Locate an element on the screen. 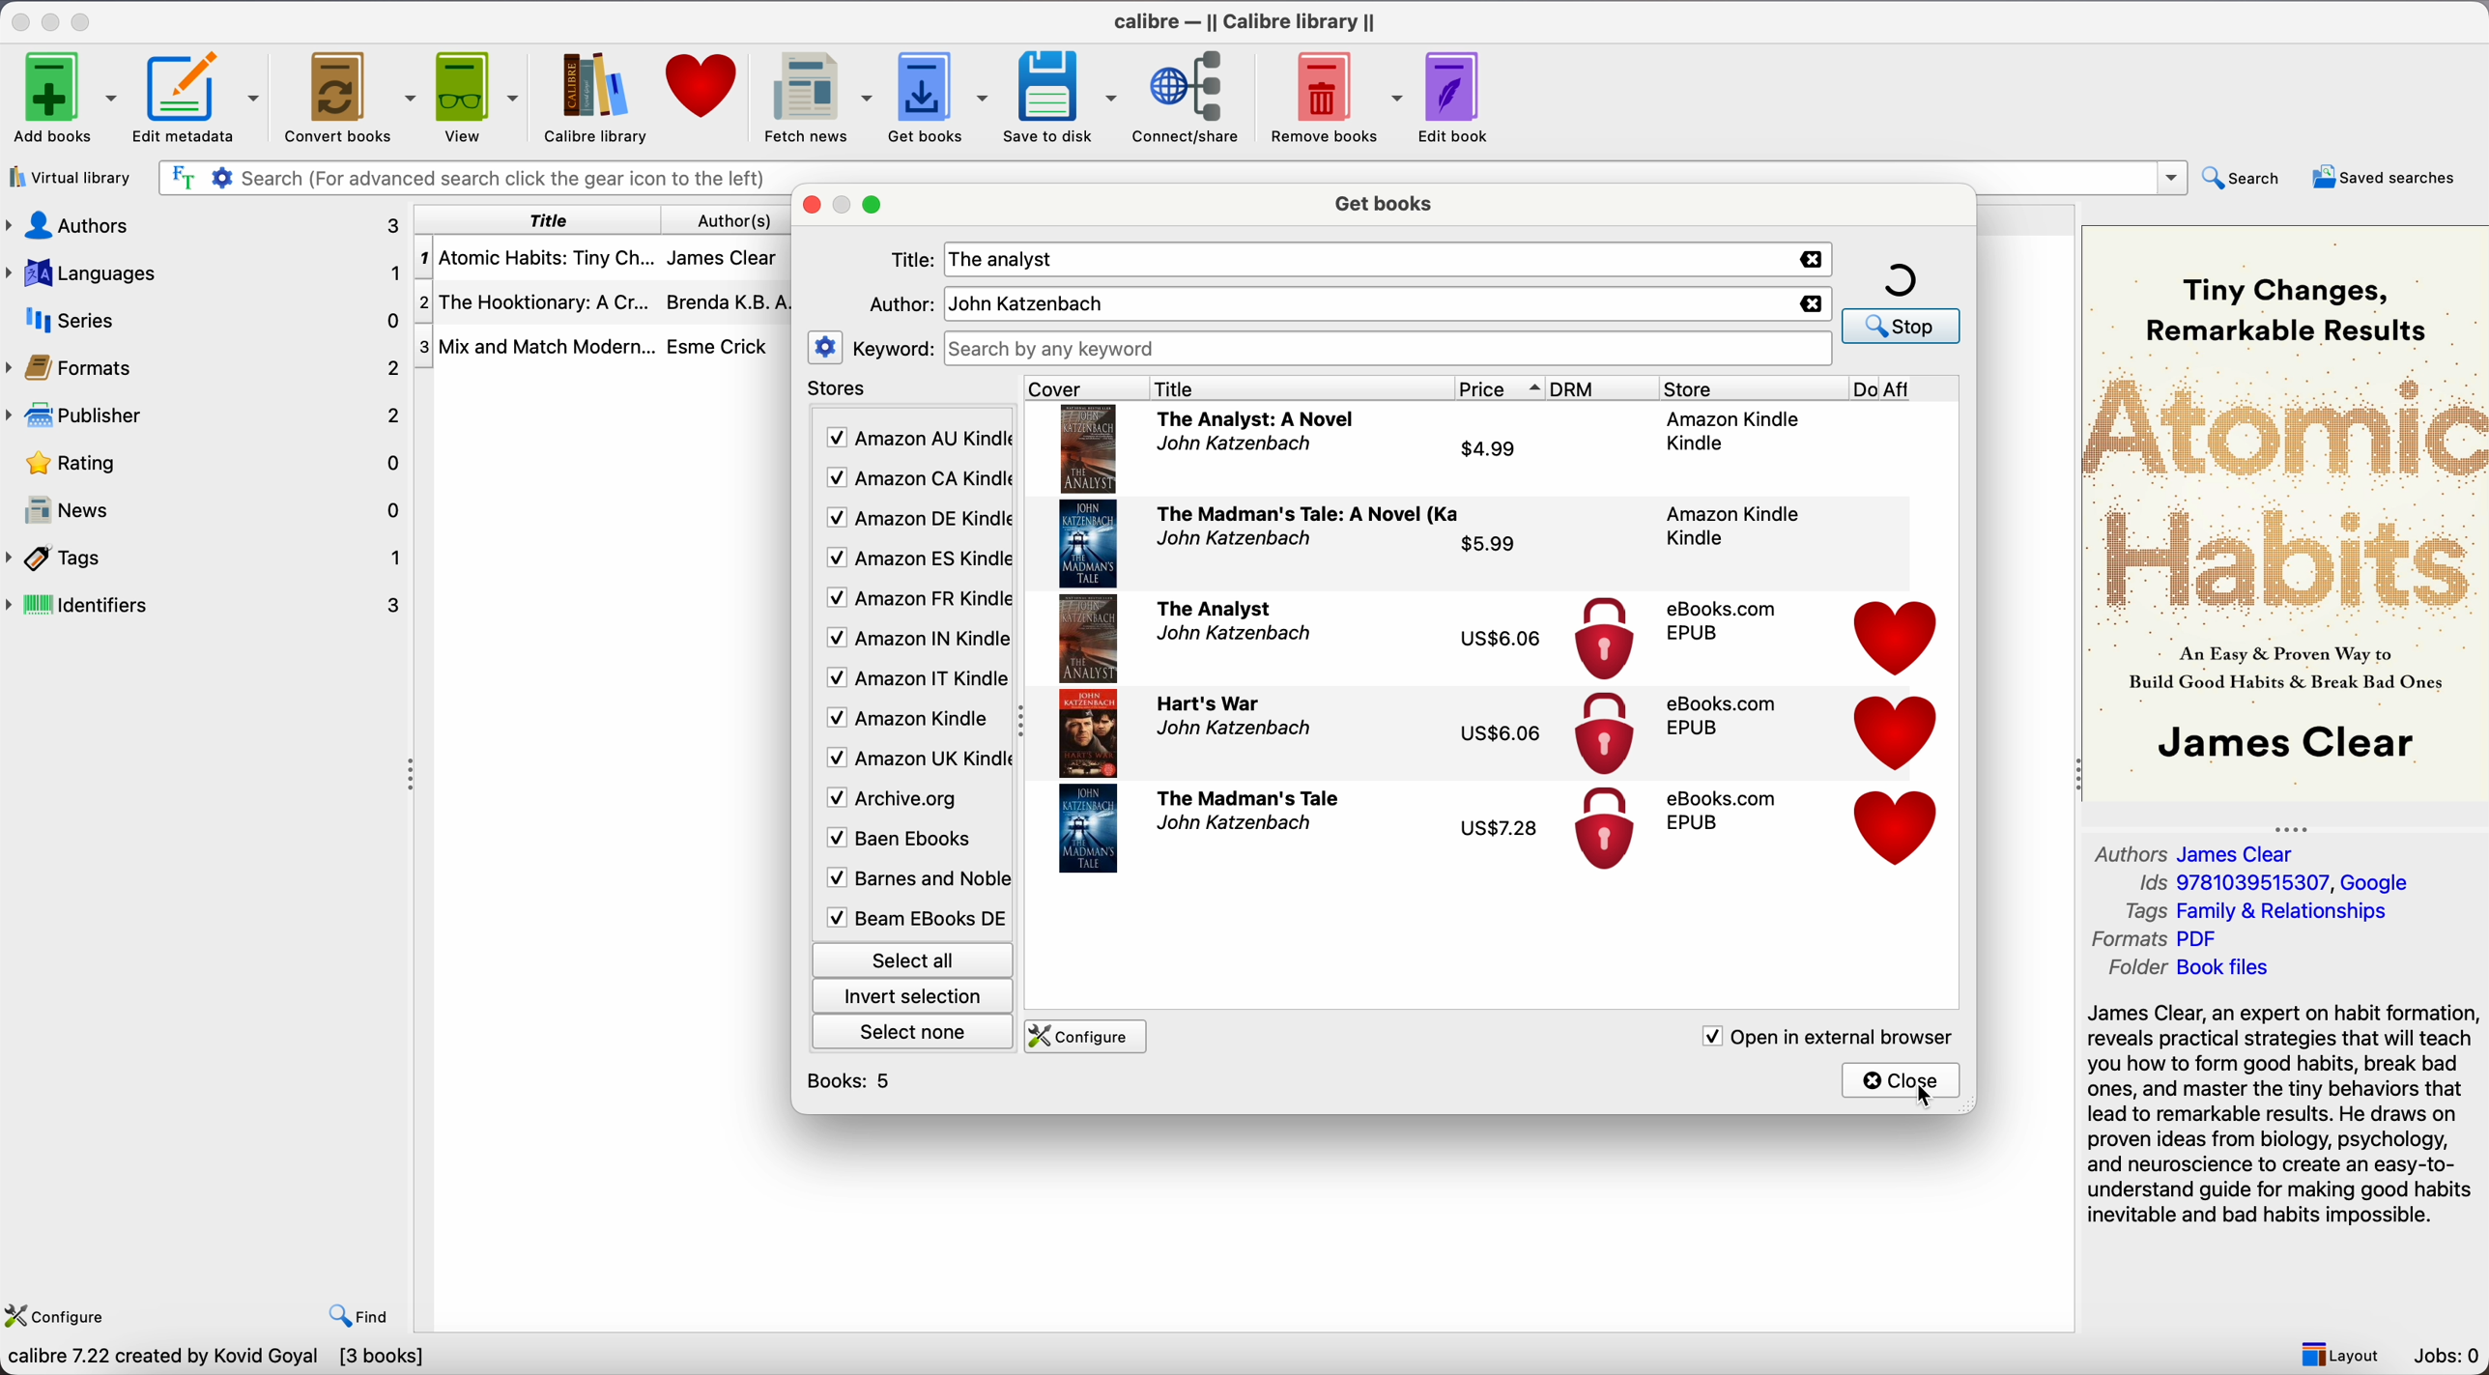 This screenshot has width=2489, height=1375. Author: is located at coordinates (901, 304).